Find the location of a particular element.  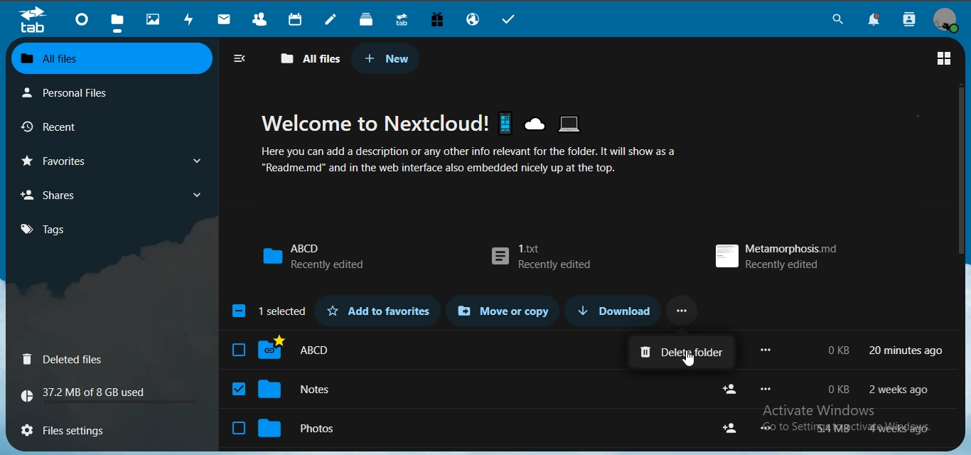

add to favorites is located at coordinates (380, 311).